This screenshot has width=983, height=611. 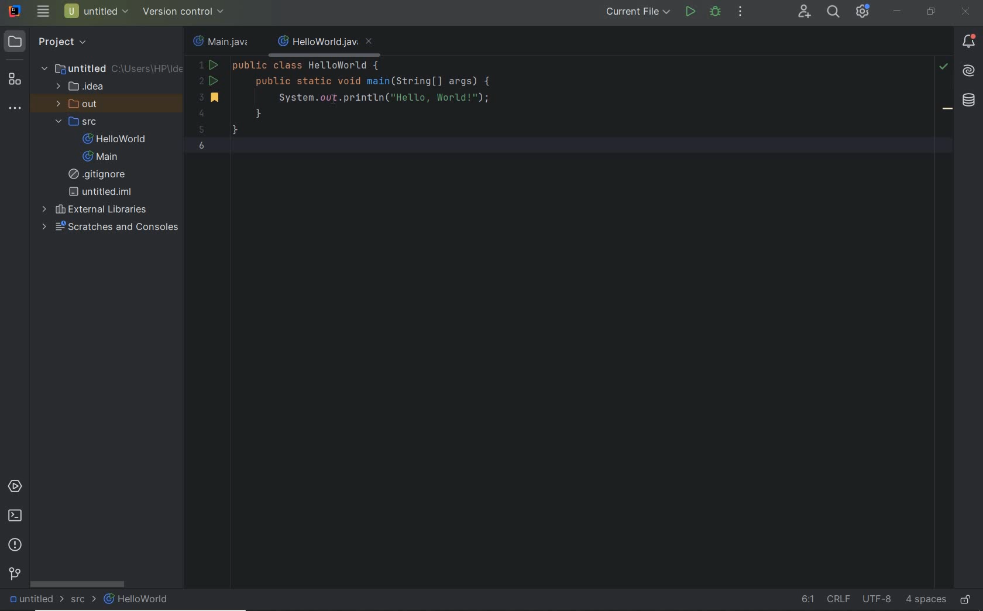 What do you see at coordinates (185, 13) in the screenshot?
I see `version control` at bounding box center [185, 13].